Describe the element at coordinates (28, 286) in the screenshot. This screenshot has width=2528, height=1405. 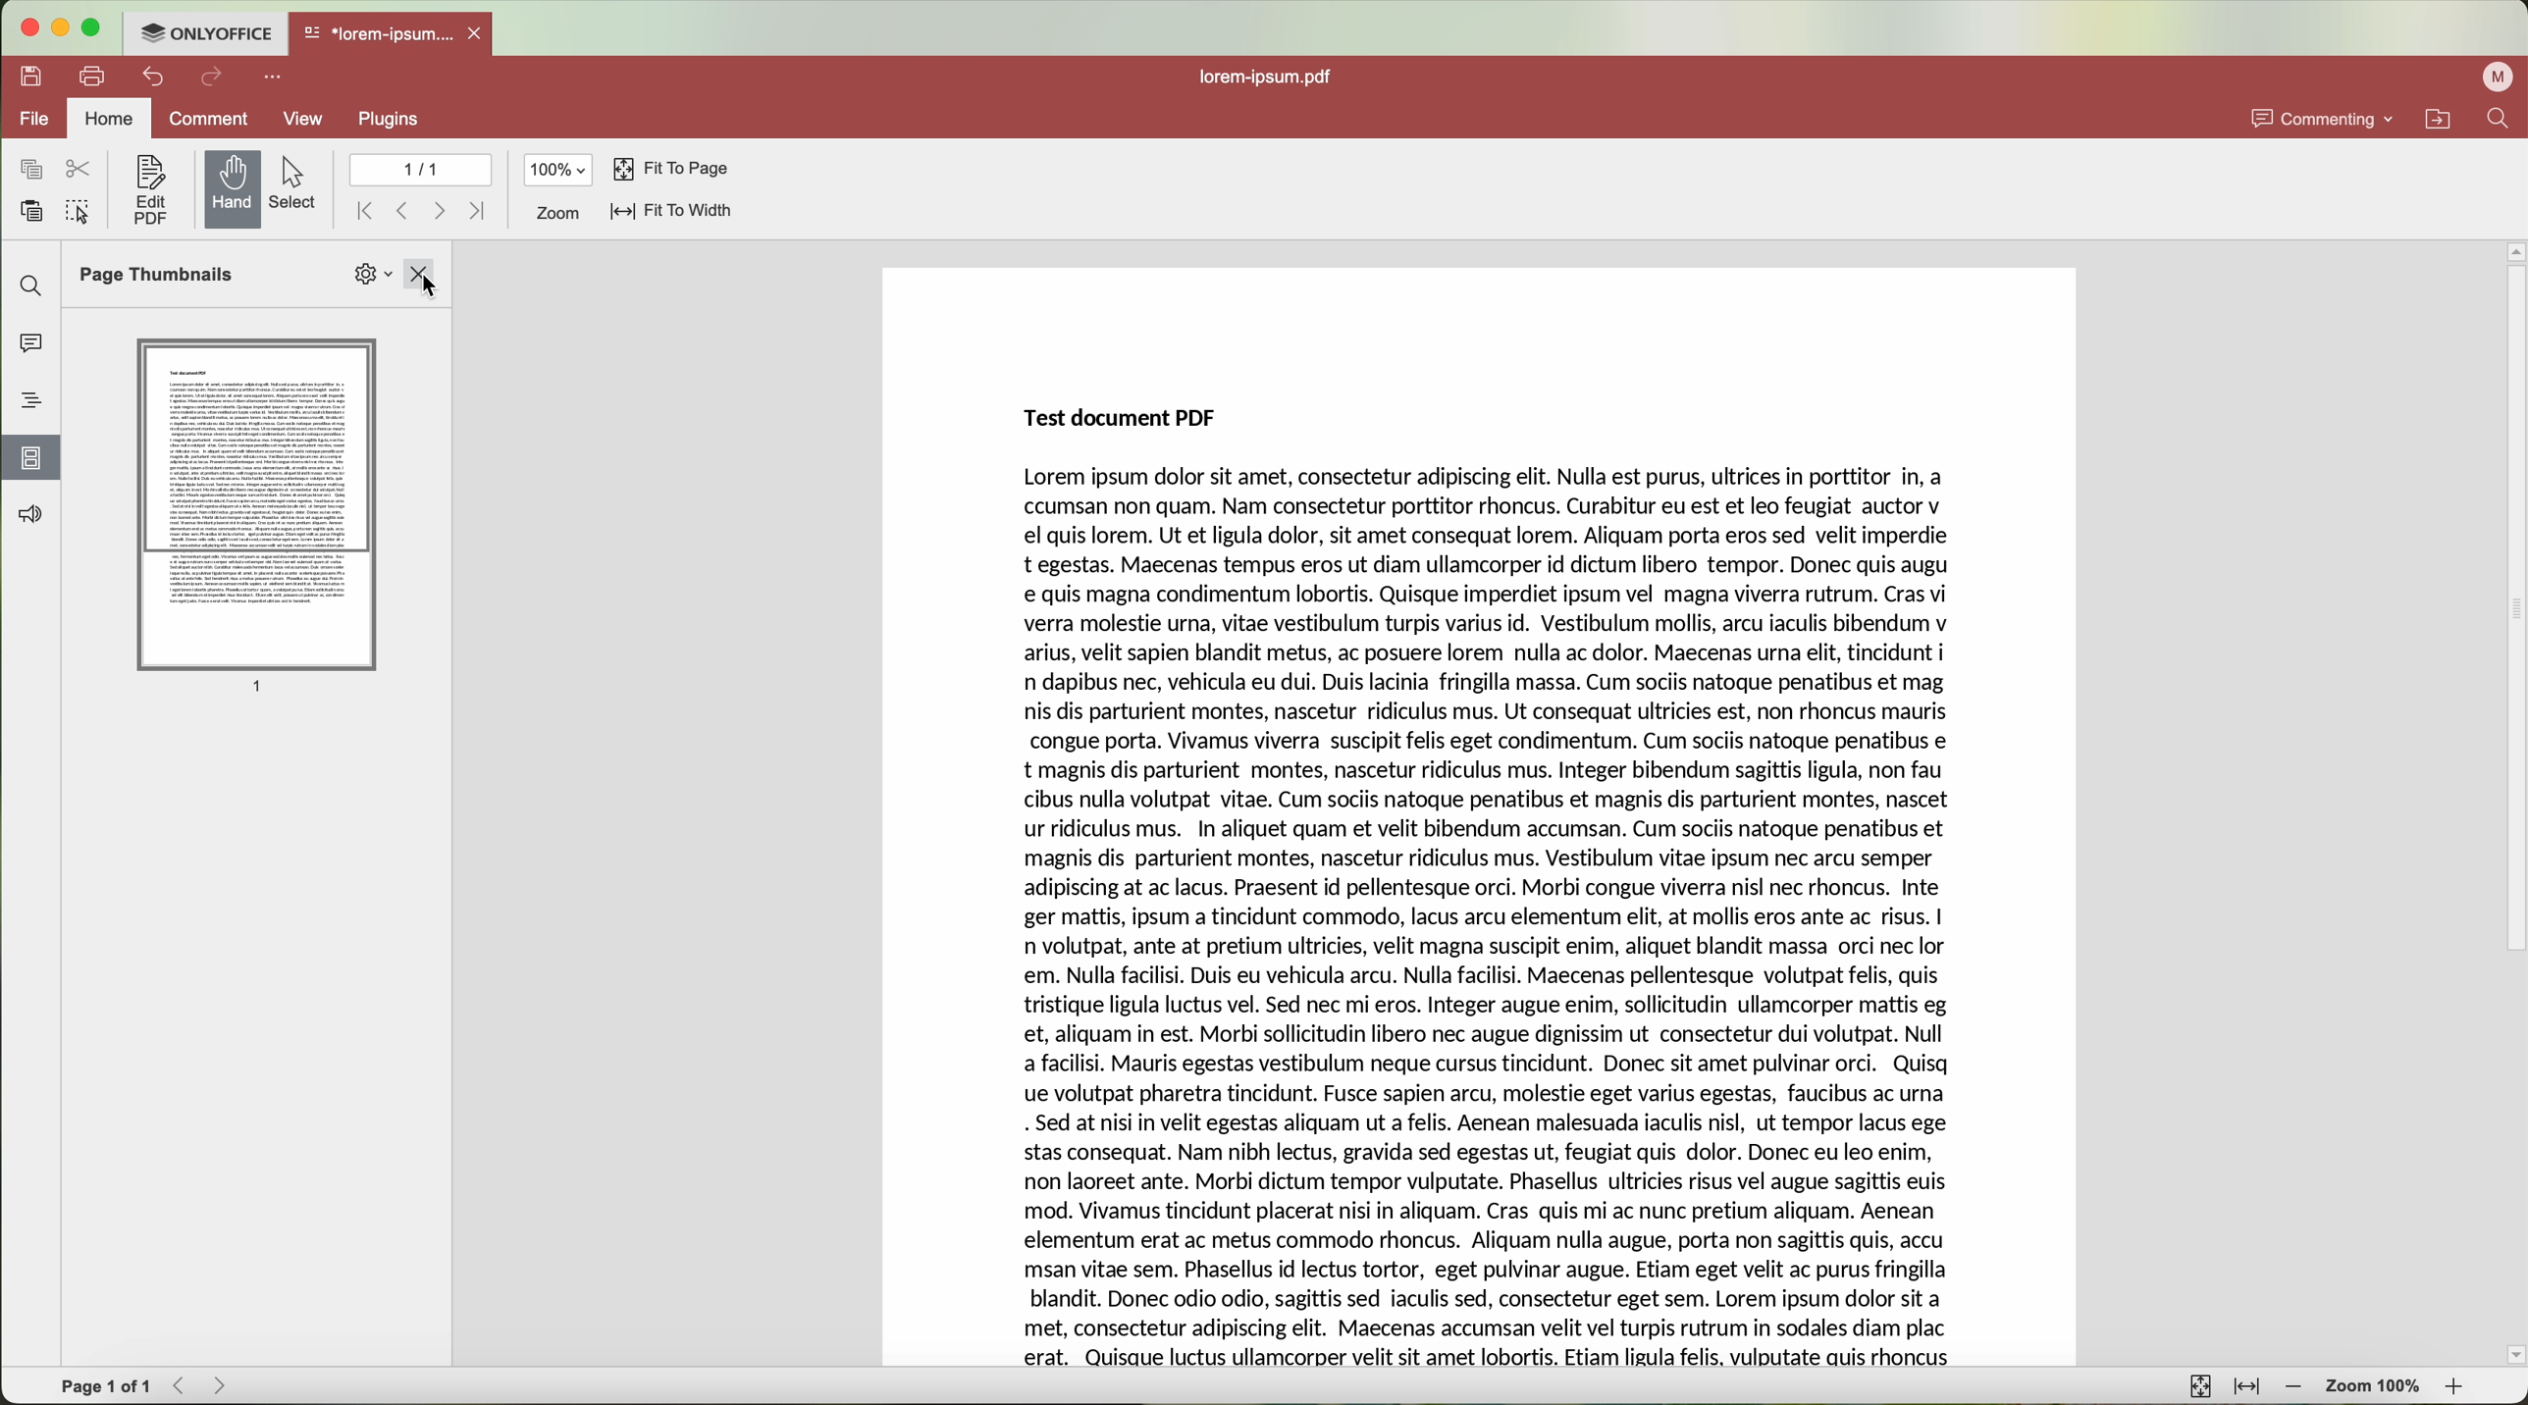
I see `find` at that location.